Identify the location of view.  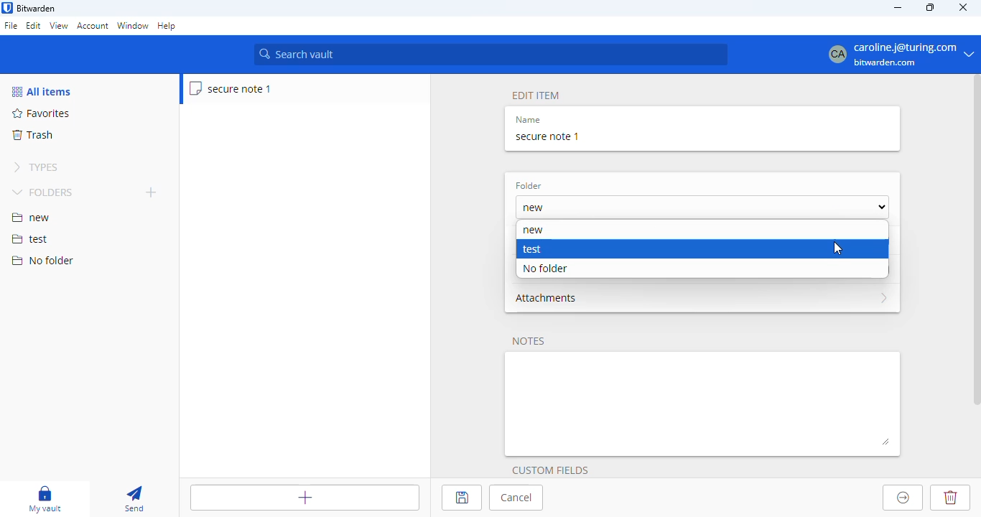
(58, 25).